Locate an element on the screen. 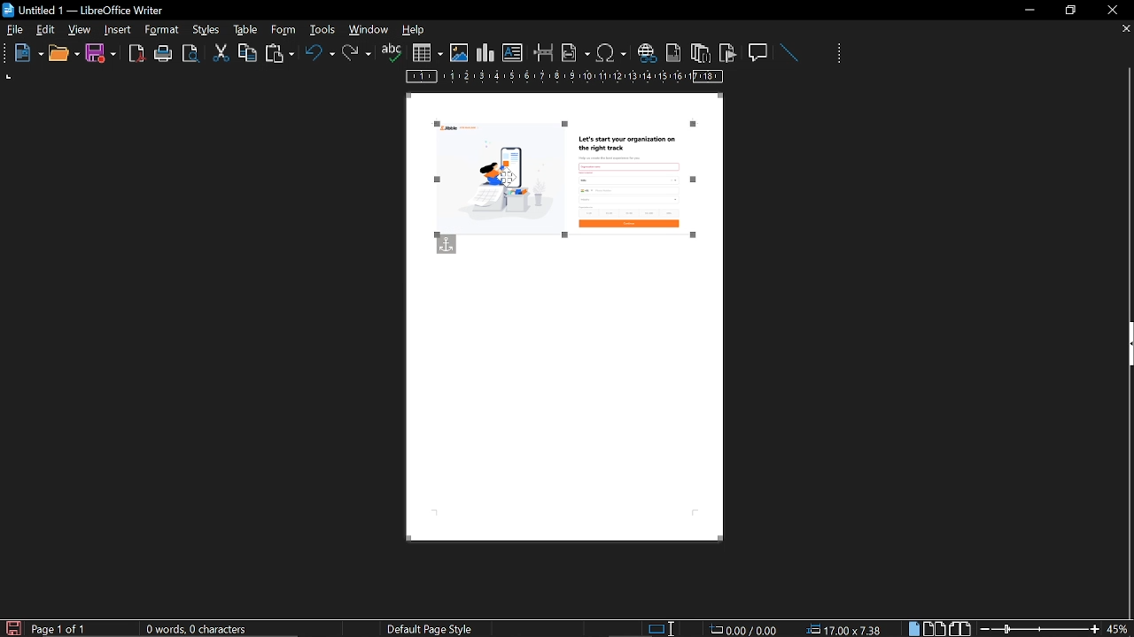 This screenshot has height=637, width=1134. file is located at coordinates (15, 31).